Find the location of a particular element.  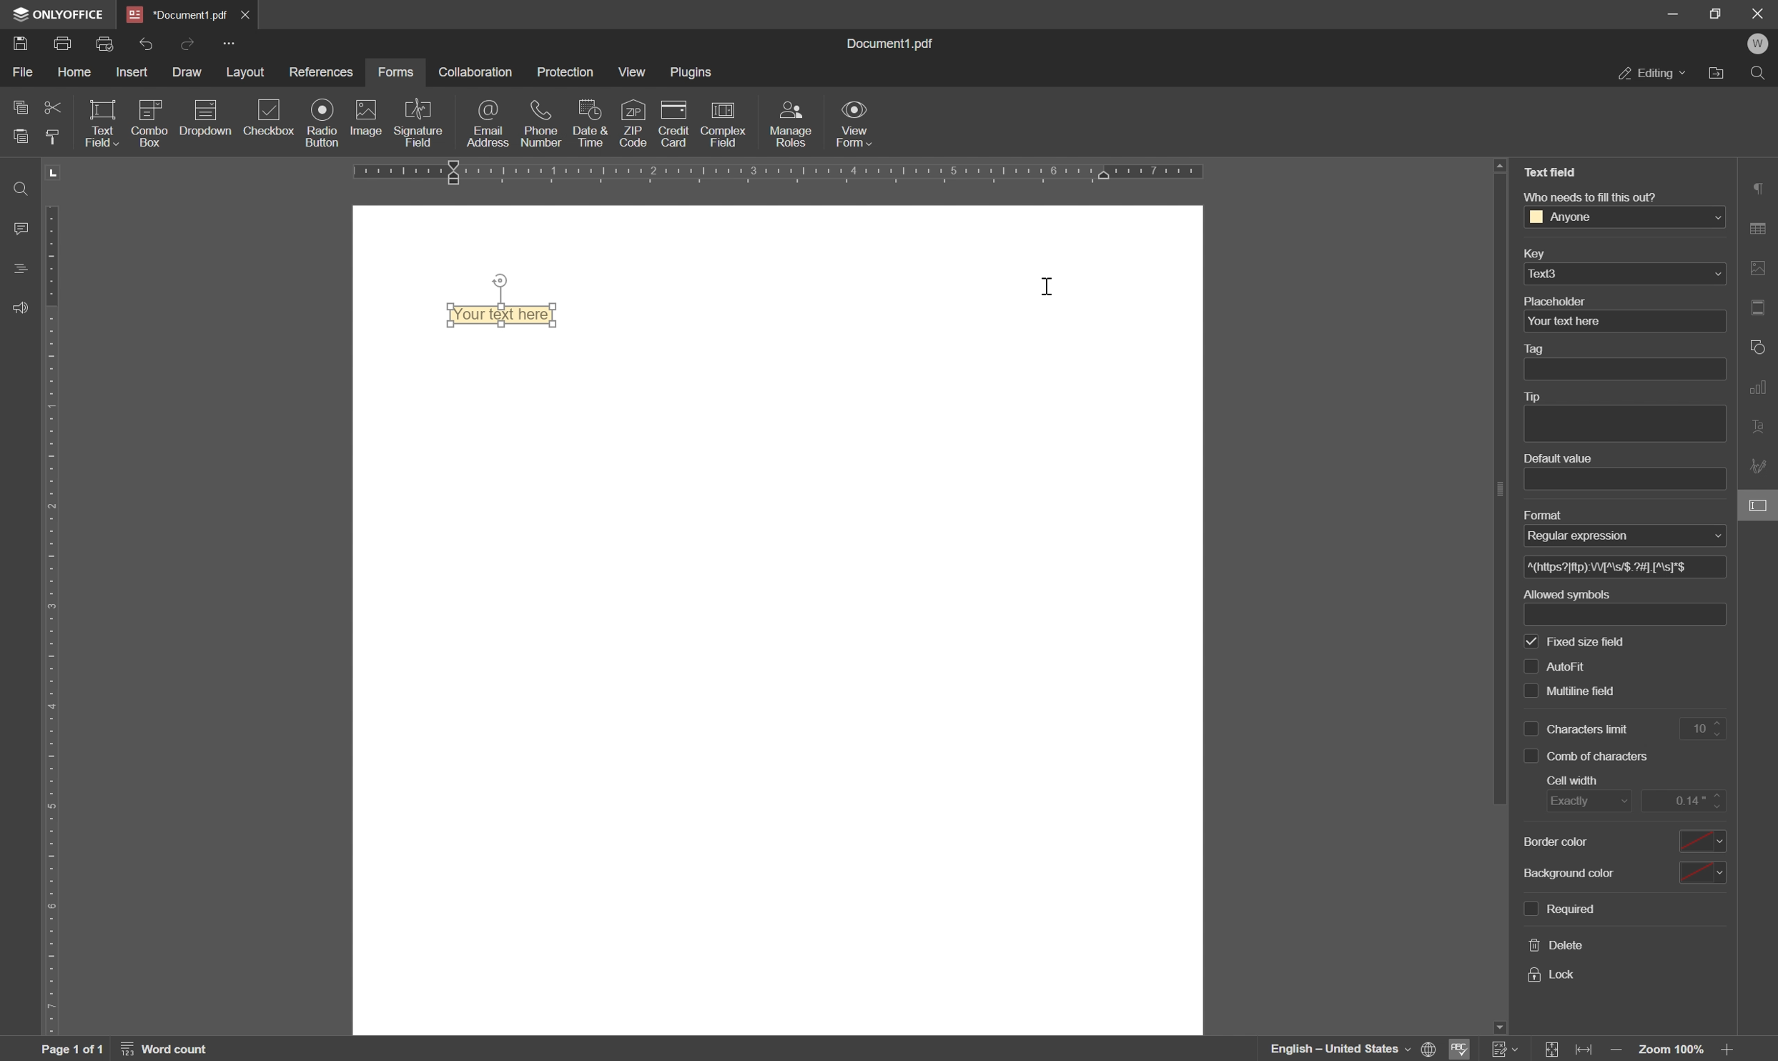

checkbox is located at coordinates (1529, 907).